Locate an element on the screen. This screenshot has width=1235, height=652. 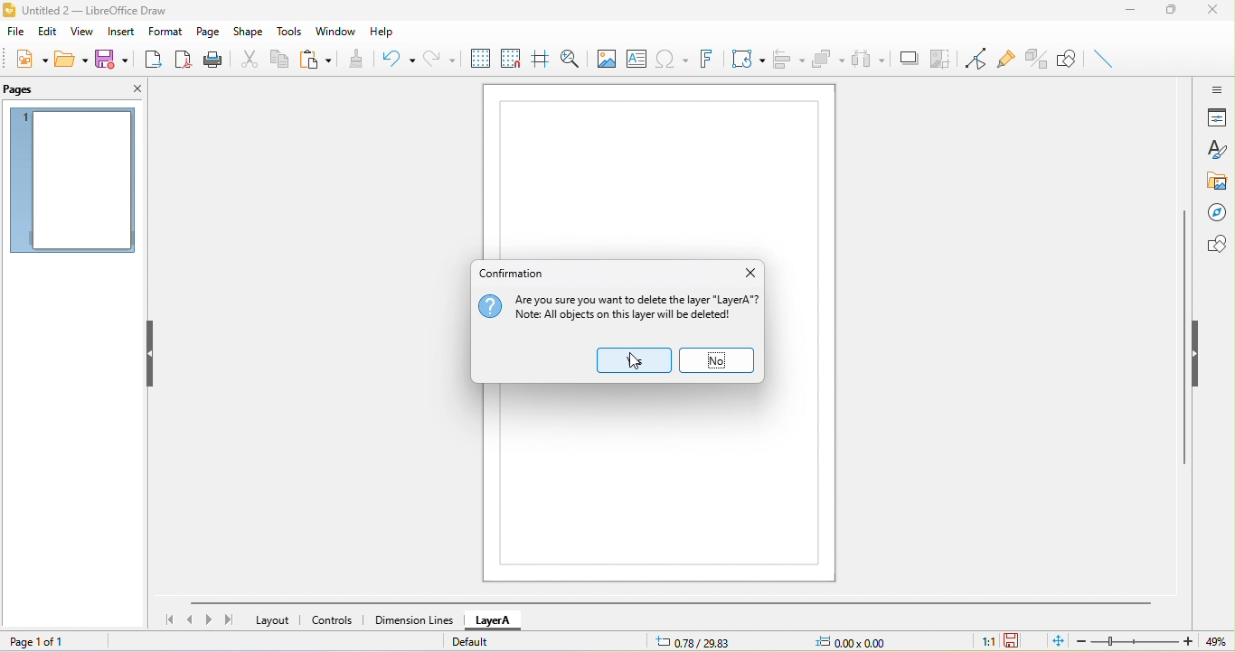
close is located at coordinates (1215, 12).